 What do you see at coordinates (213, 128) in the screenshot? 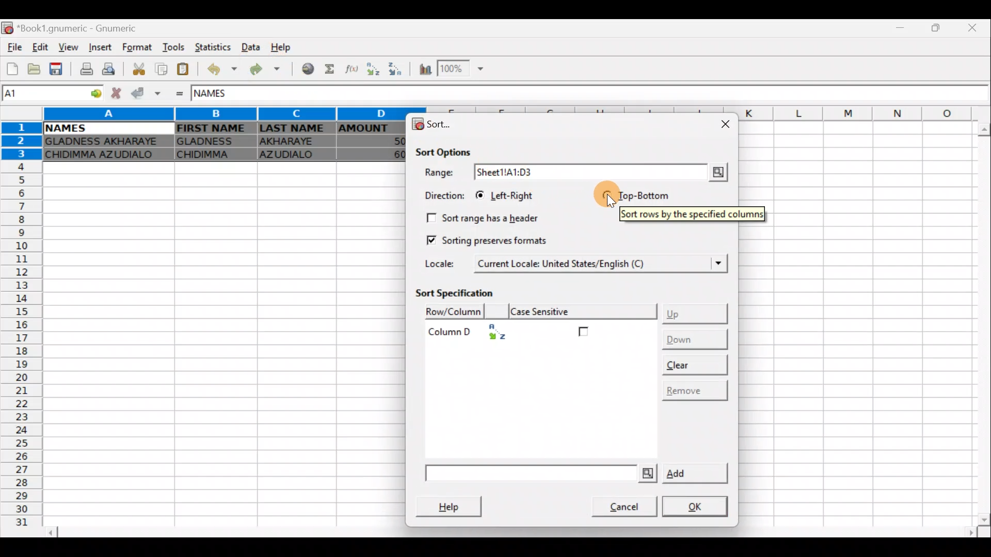
I see `FIRST NAME` at bounding box center [213, 128].